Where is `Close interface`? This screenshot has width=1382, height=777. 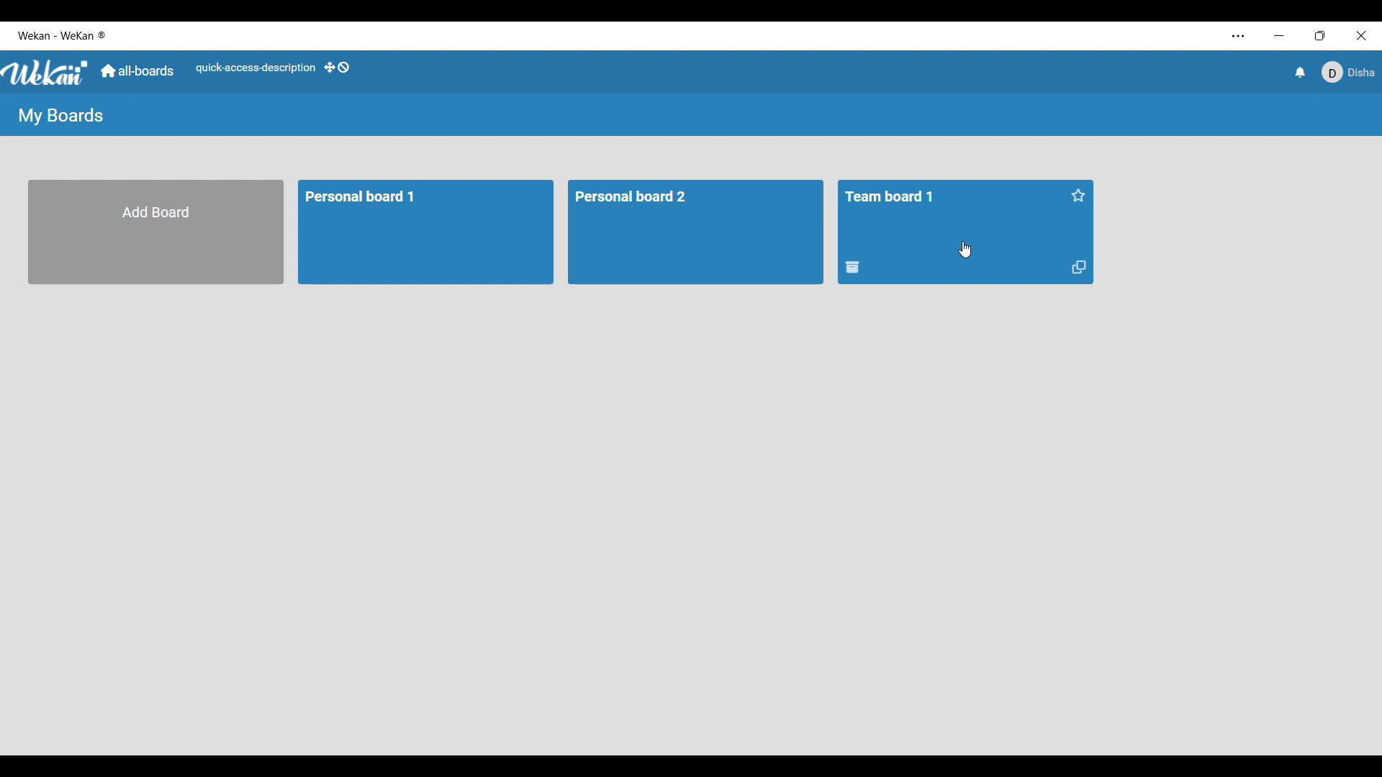 Close interface is located at coordinates (1362, 36).